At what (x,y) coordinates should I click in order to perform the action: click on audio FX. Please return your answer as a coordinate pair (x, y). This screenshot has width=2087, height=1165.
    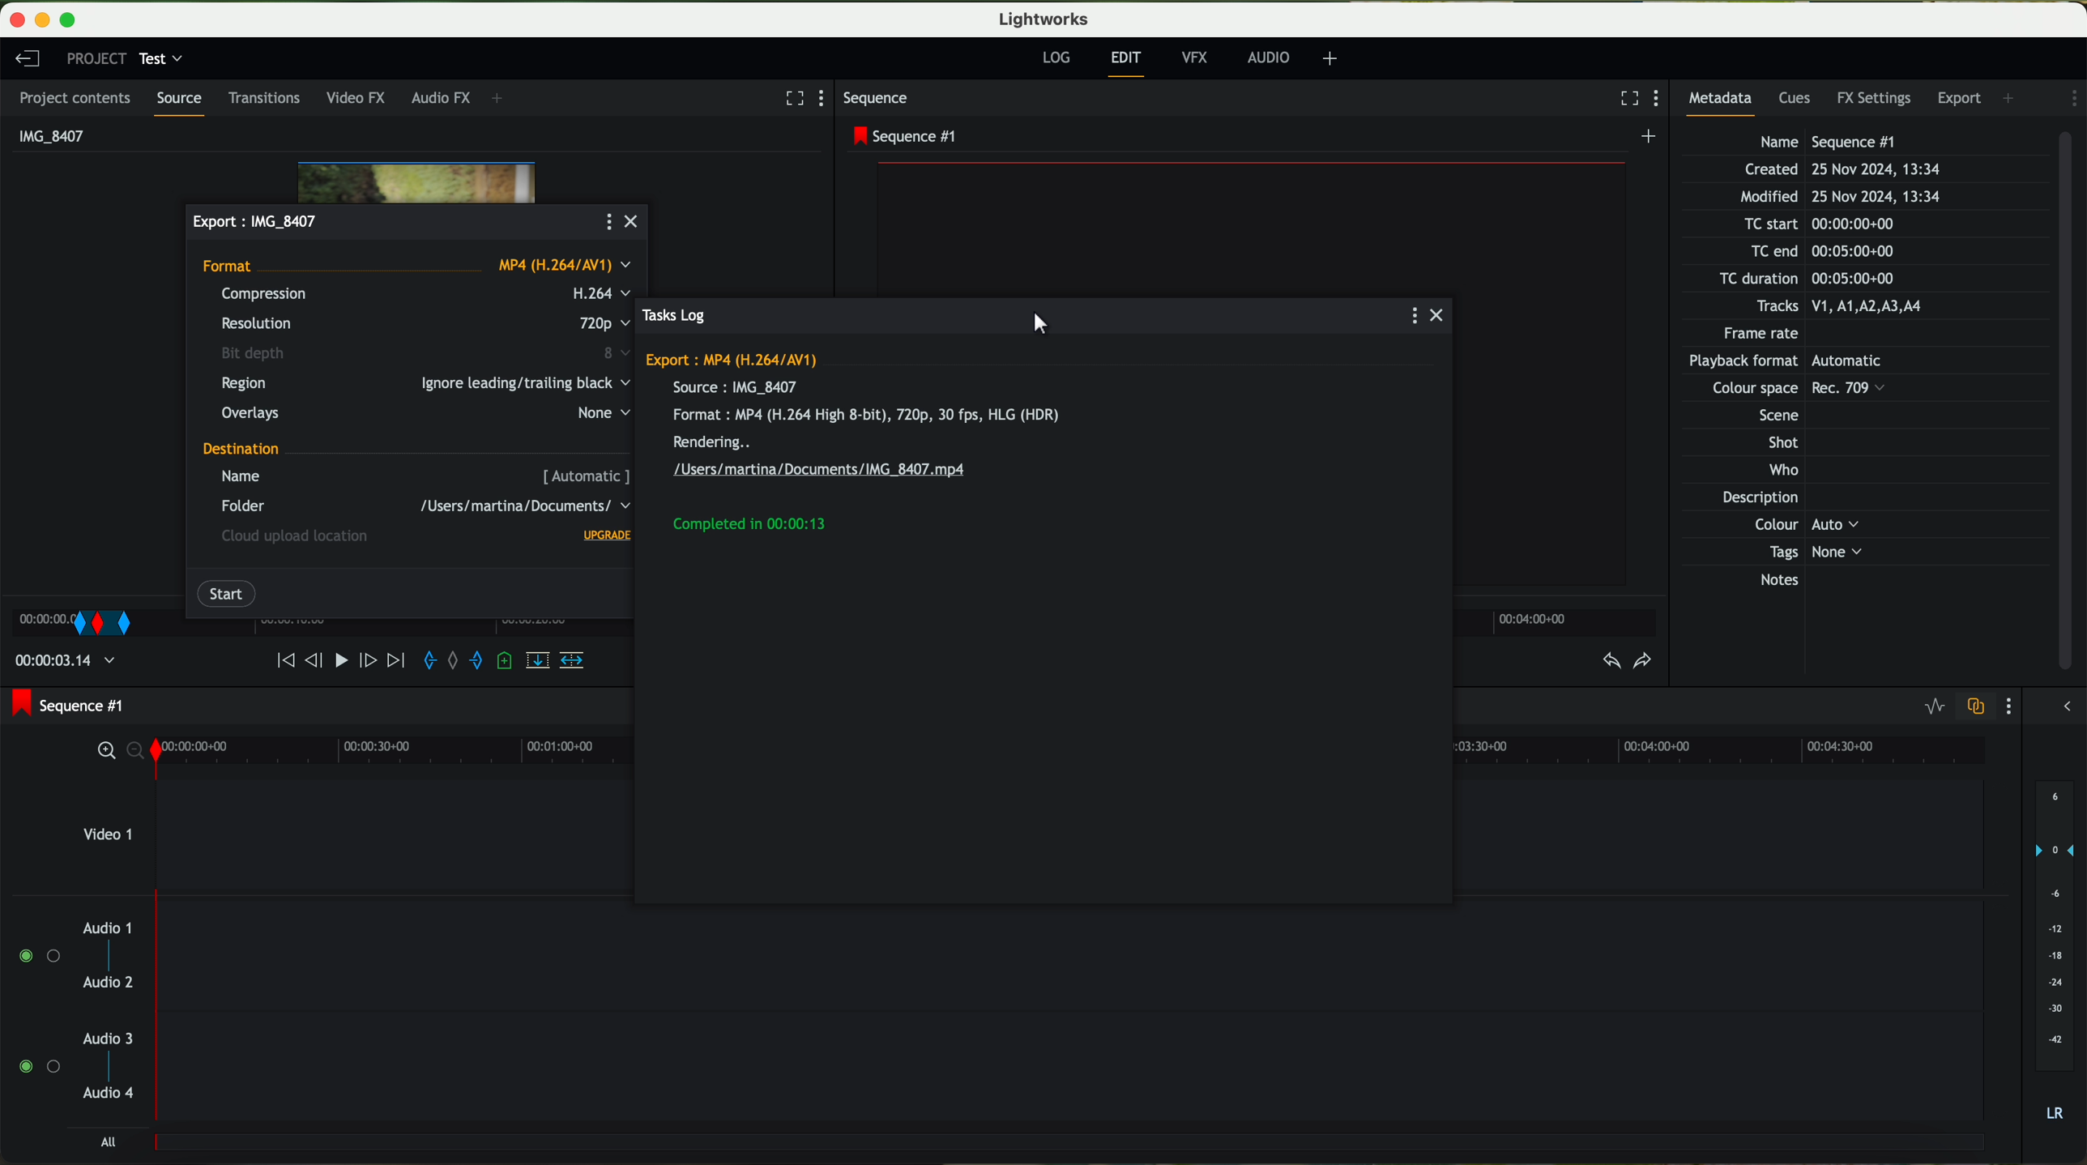
    Looking at the image, I should click on (439, 98).